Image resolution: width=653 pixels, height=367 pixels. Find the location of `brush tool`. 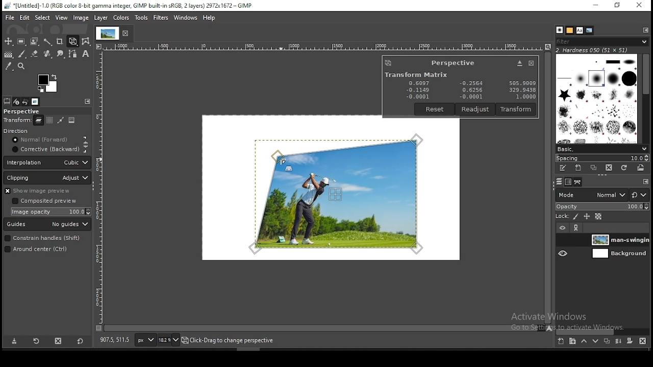

brush tool is located at coordinates (22, 54).